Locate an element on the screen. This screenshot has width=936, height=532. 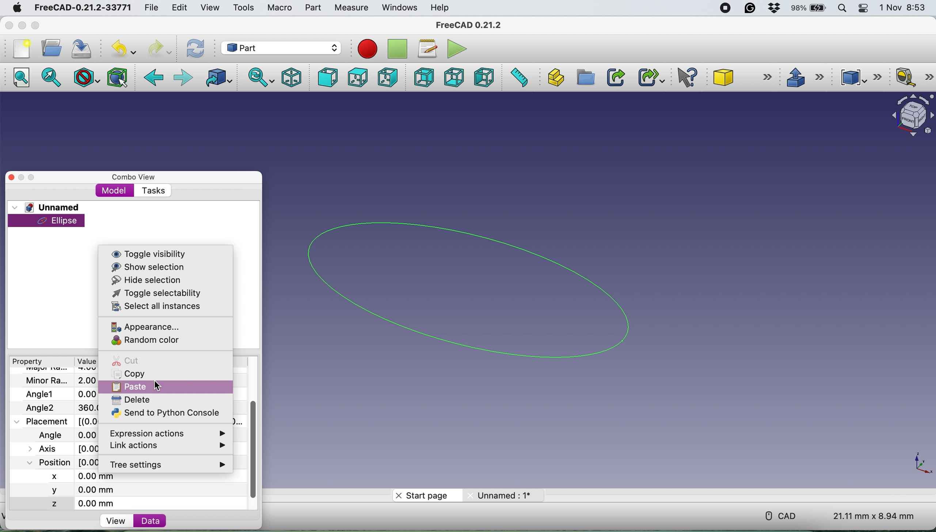
extrude is located at coordinates (806, 79).